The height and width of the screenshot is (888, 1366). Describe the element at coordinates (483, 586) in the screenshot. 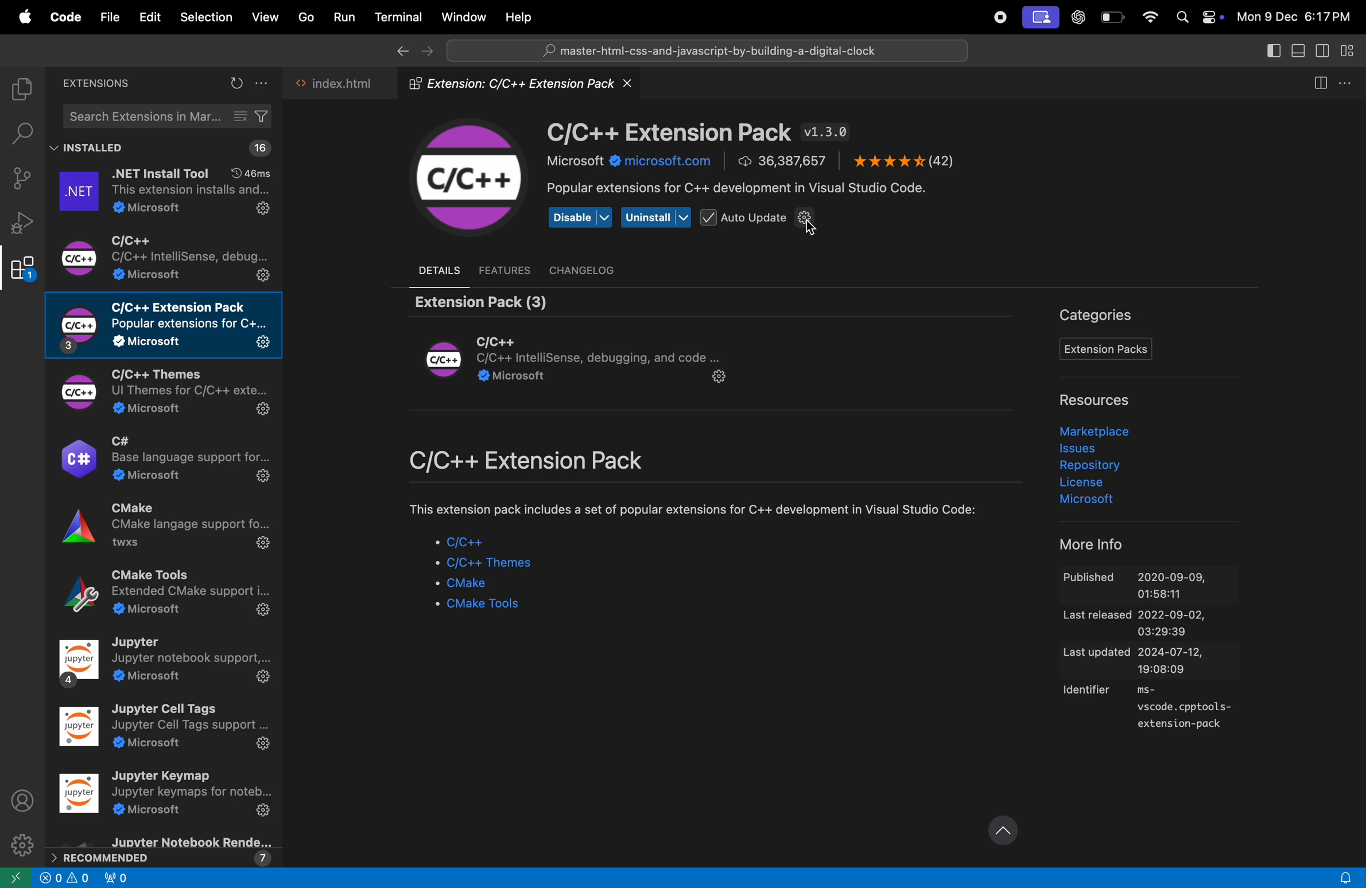

I see `Cmake` at that location.